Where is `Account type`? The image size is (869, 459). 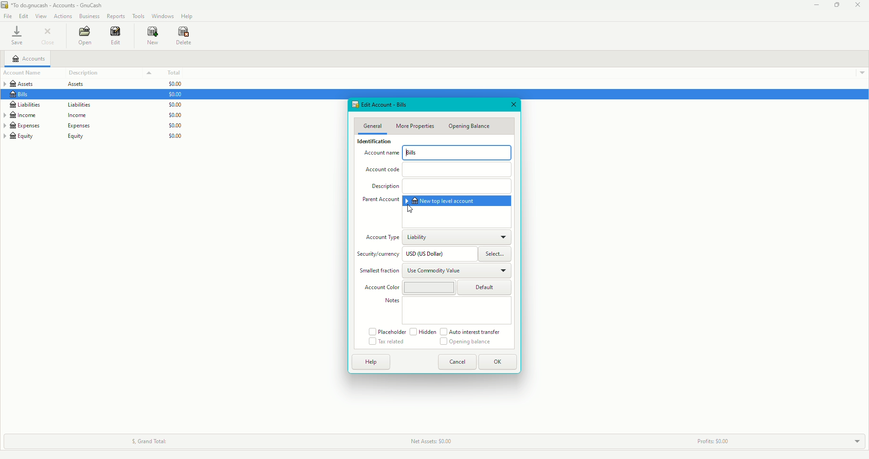
Account type is located at coordinates (381, 238).